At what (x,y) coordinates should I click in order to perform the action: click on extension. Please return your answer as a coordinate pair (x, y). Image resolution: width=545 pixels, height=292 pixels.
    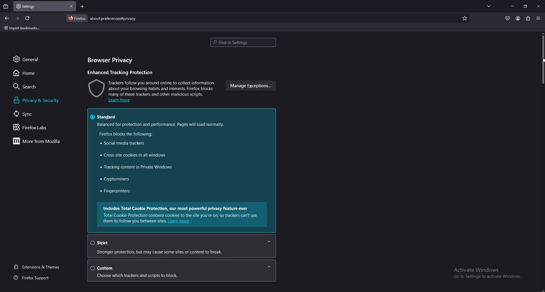
    Looking at the image, I should click on (528, 18).